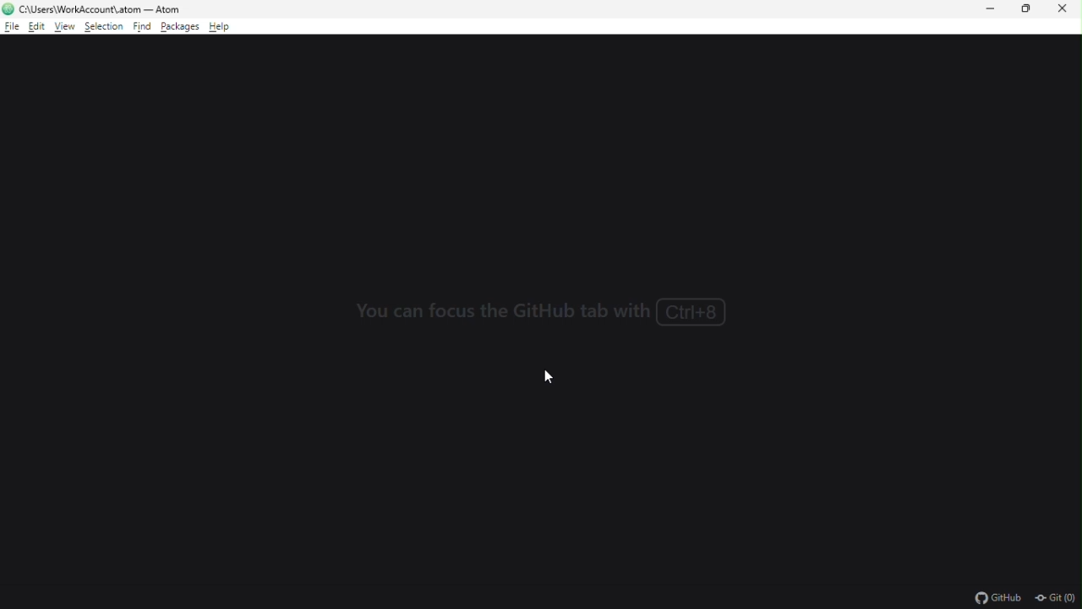  I want to click on restore, so click(1026, 9).